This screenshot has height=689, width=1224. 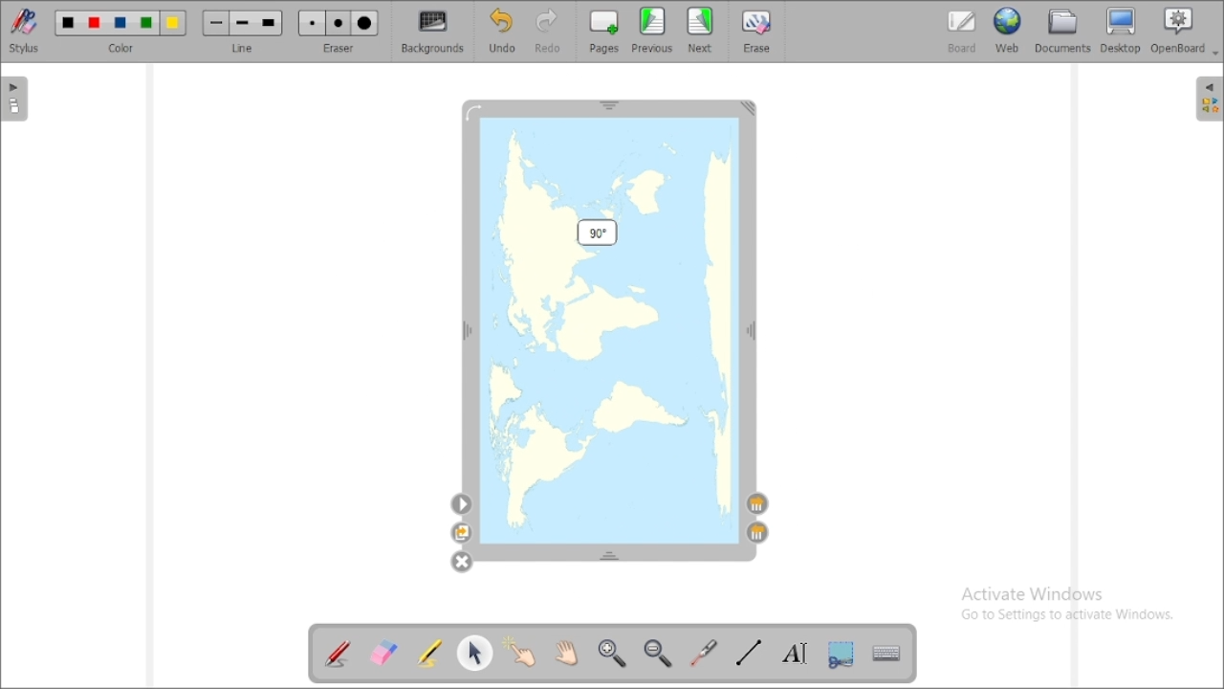 What do you see at coordinates (659, 653) in the screenshot?
I see `zoom out` at bounding box center [659, 653].